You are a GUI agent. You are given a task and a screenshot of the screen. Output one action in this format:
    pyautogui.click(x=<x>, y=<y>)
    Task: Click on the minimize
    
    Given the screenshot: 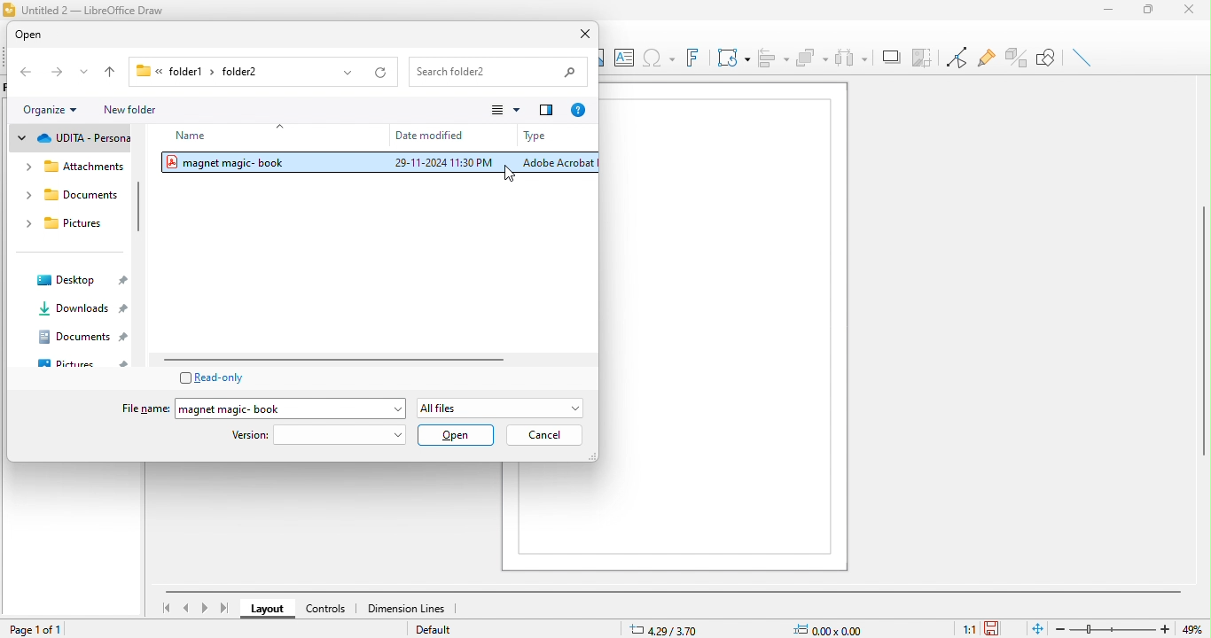 What is the action you would take?
    pyautogui.click(x=1106, y=11)
    